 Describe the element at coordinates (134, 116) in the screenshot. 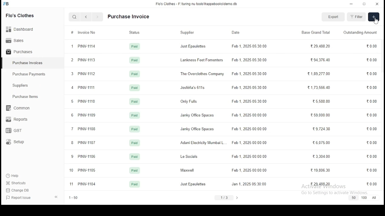

I see `paid` at that location.